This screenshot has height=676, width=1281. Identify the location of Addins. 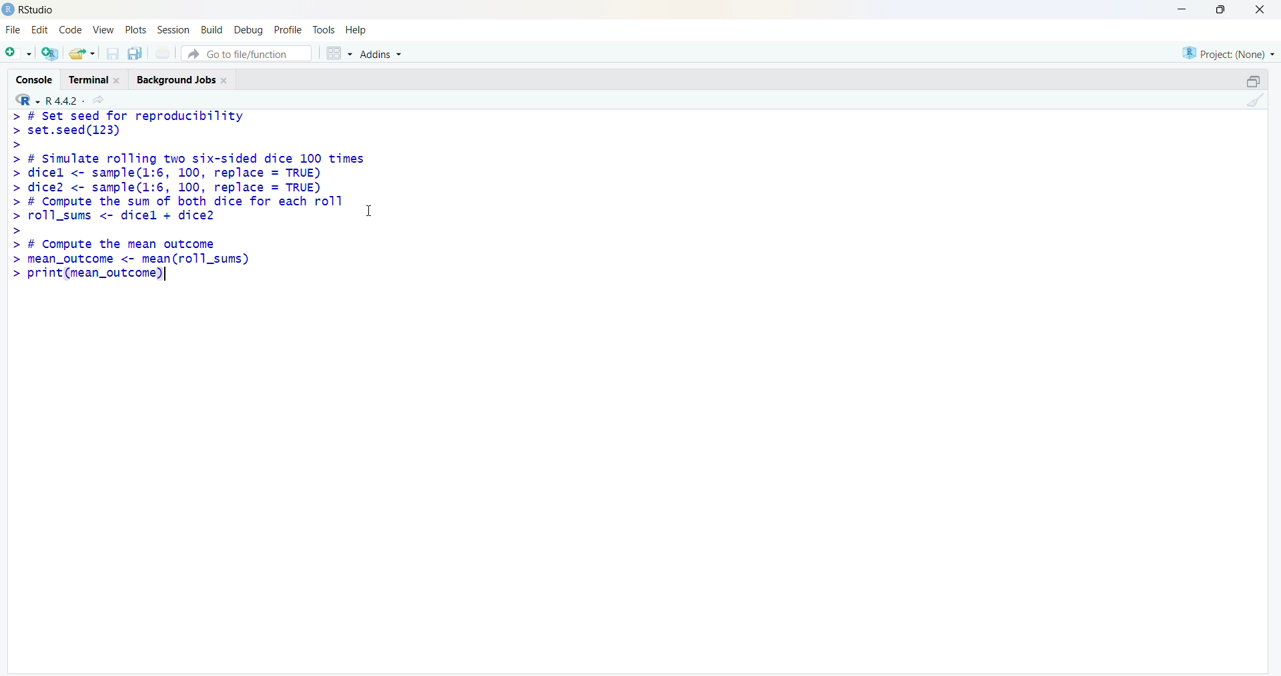
(382, 54).